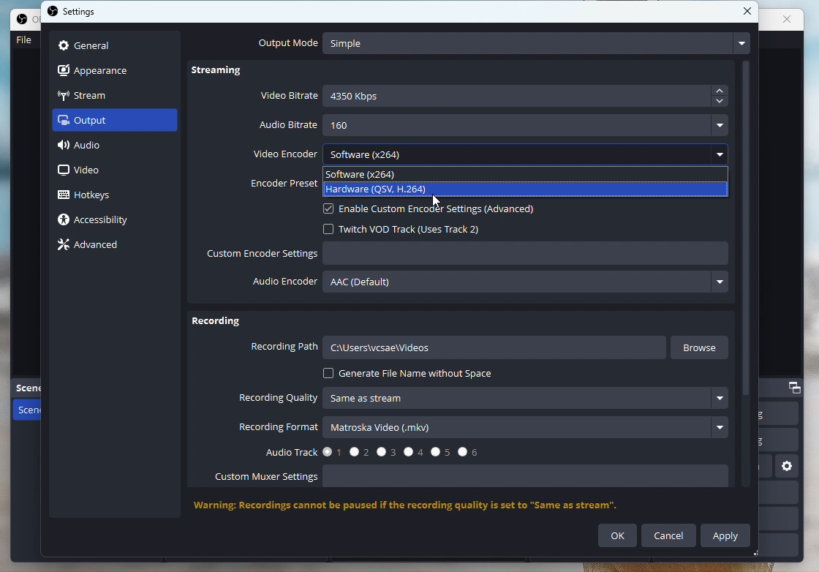  I want to click on Audio Track, so click(367, 451).